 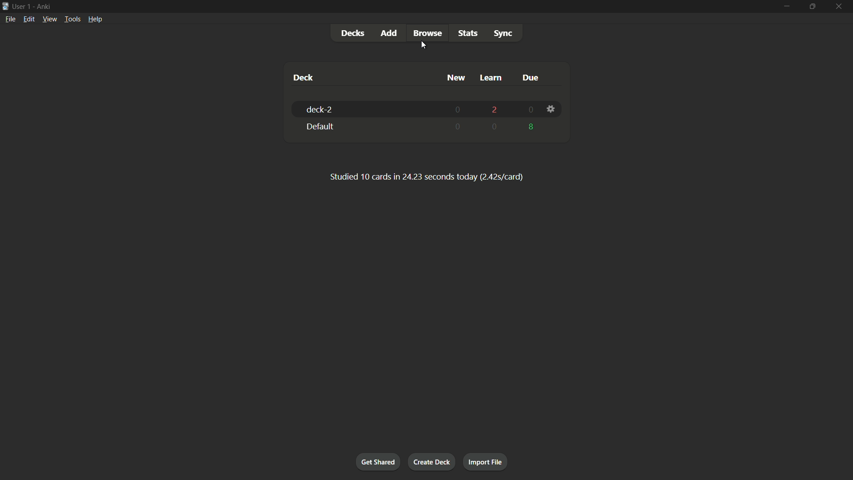 What do you see at coordinates (353, 33) in the screenshot?
I see `Decks` at bounding box center [353, 33].